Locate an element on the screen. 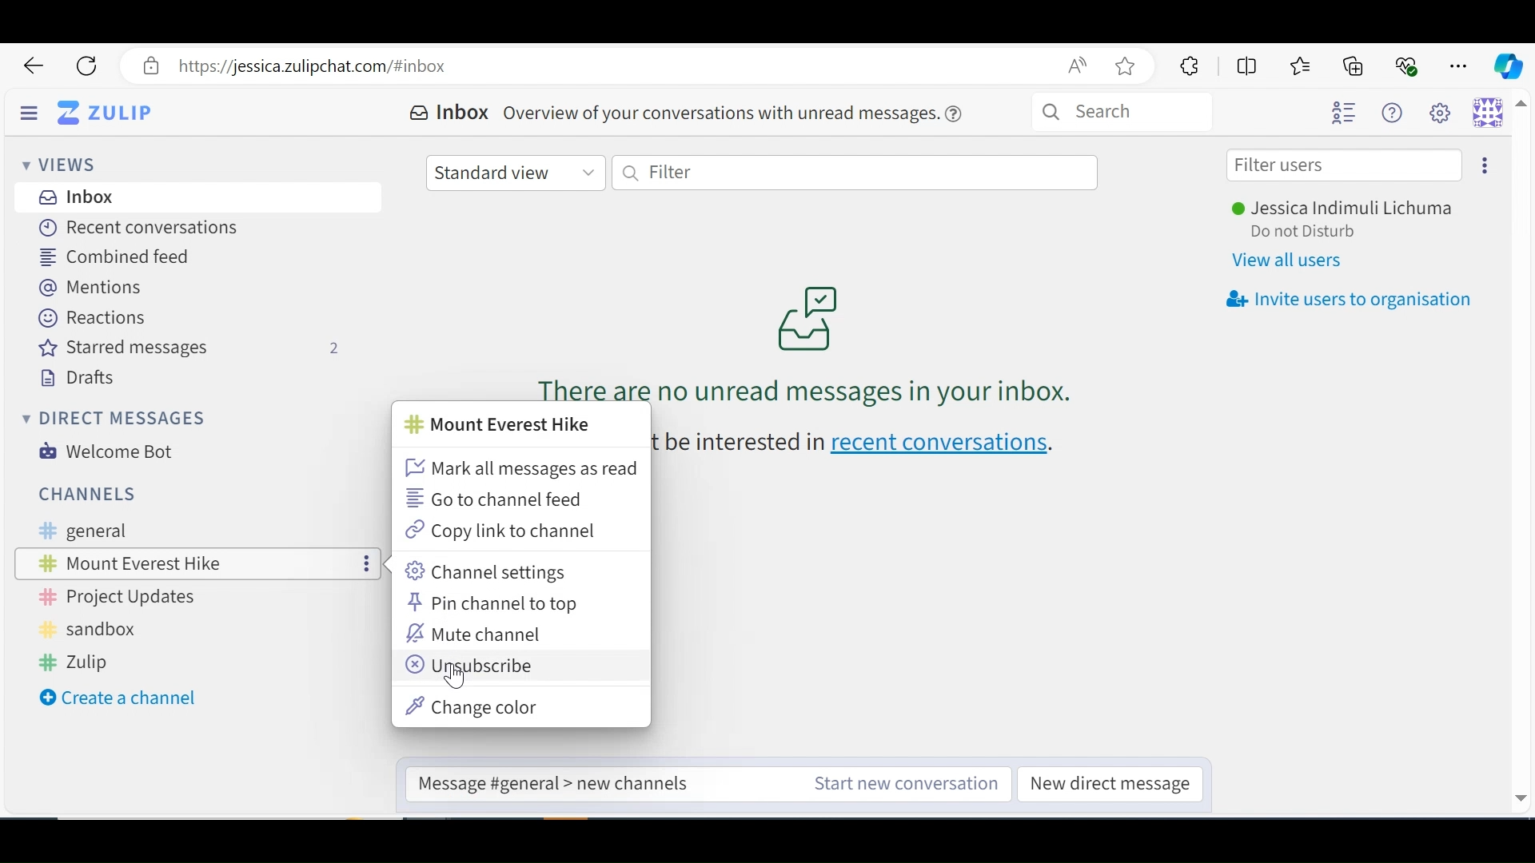  Split screen is located at coordinates (1245, 65).